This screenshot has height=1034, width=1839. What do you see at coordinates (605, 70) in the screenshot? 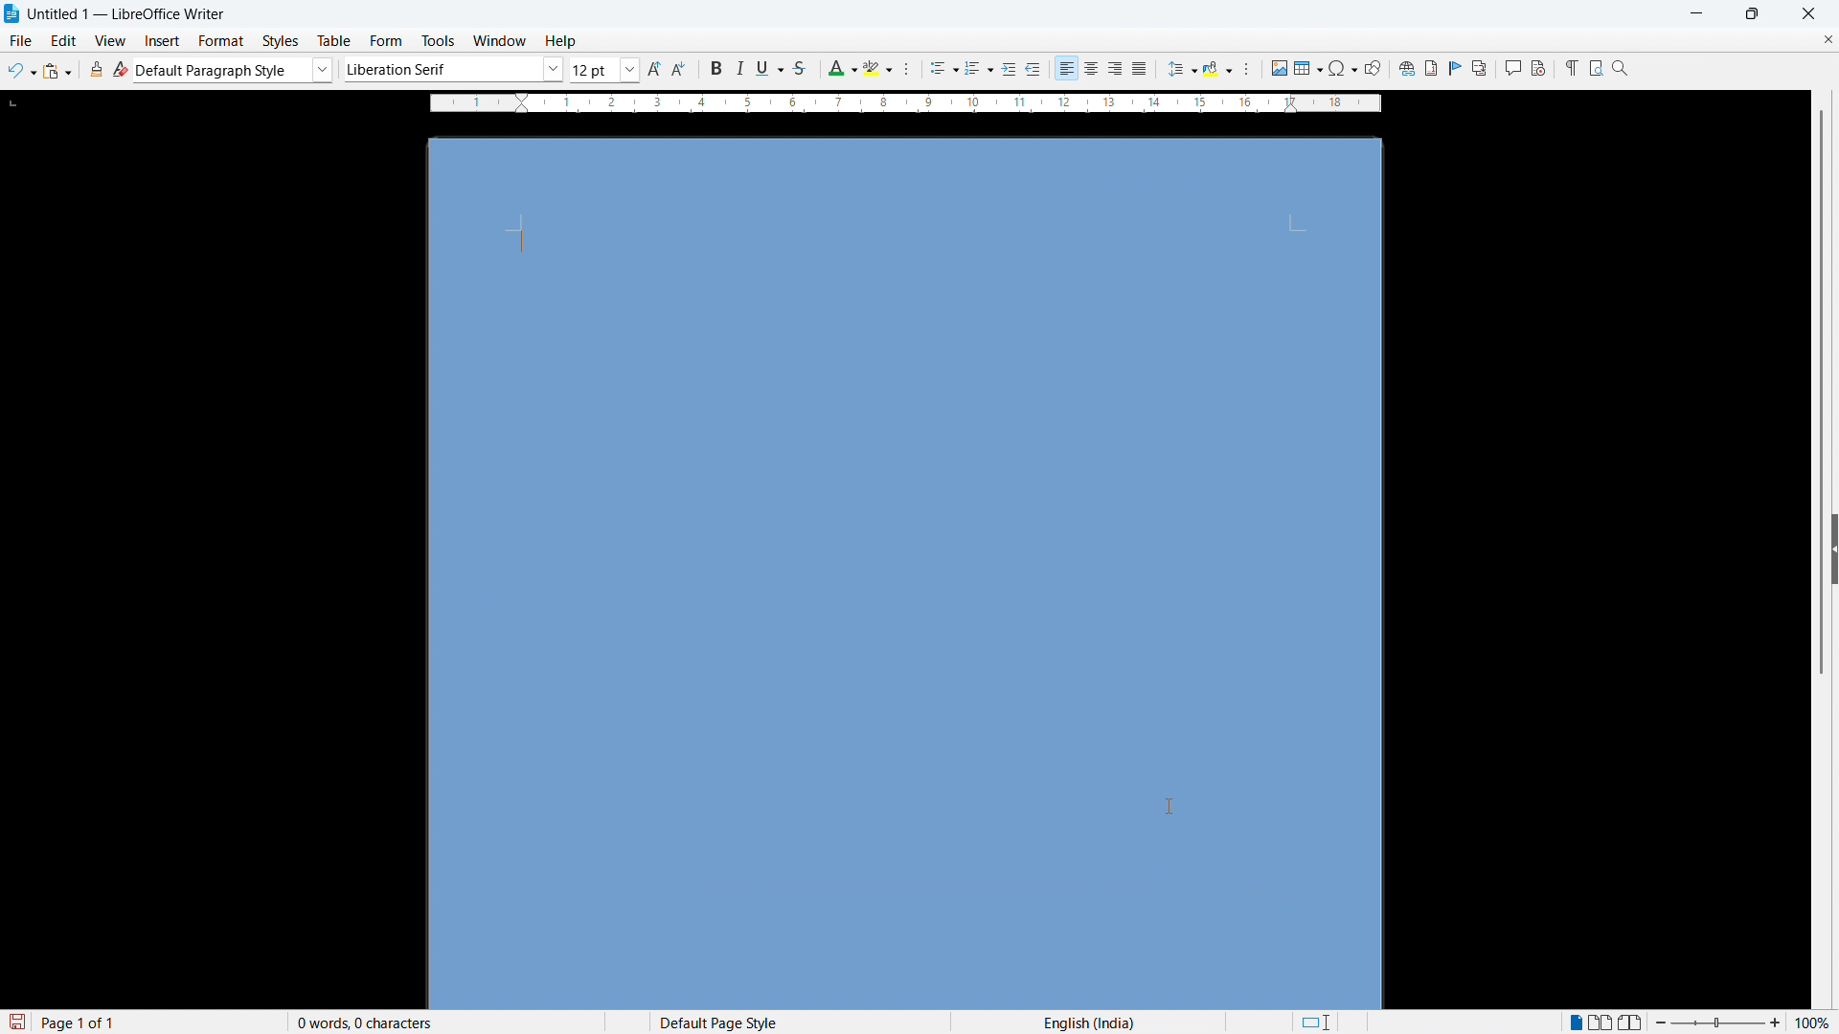
I see `Set font size ` at bounding box center [605, 70].